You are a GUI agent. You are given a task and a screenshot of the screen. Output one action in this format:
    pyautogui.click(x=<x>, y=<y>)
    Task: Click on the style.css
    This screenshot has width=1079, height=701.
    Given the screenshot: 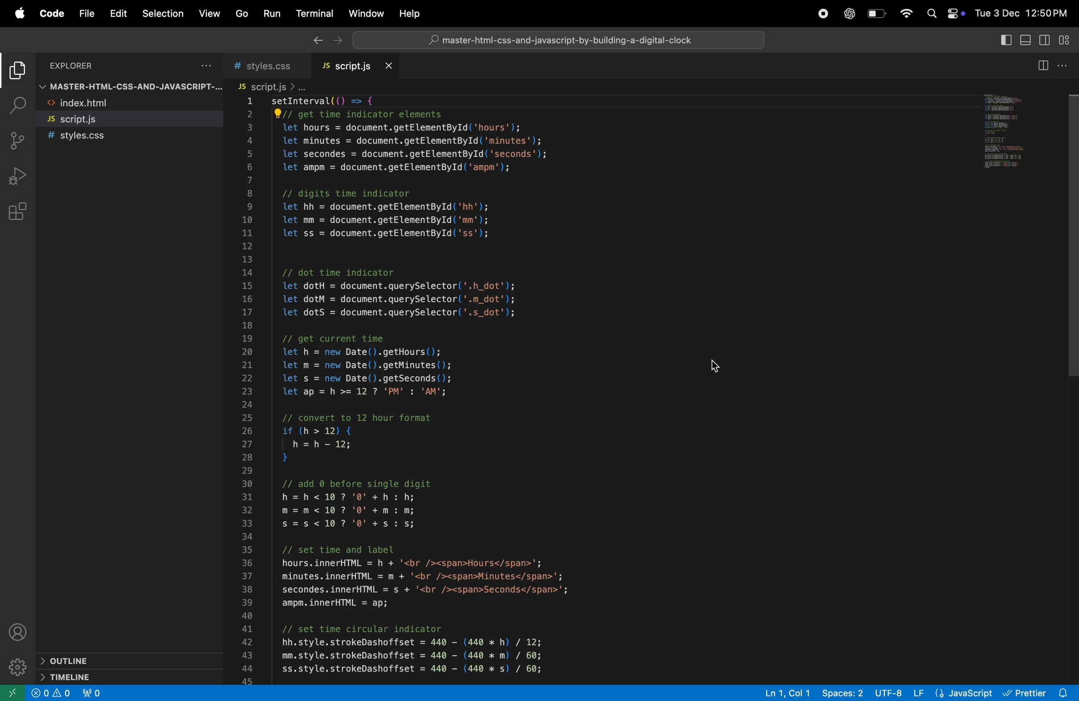 What is the action you would take?
    pyautogui.click(x=269, y=66)
    